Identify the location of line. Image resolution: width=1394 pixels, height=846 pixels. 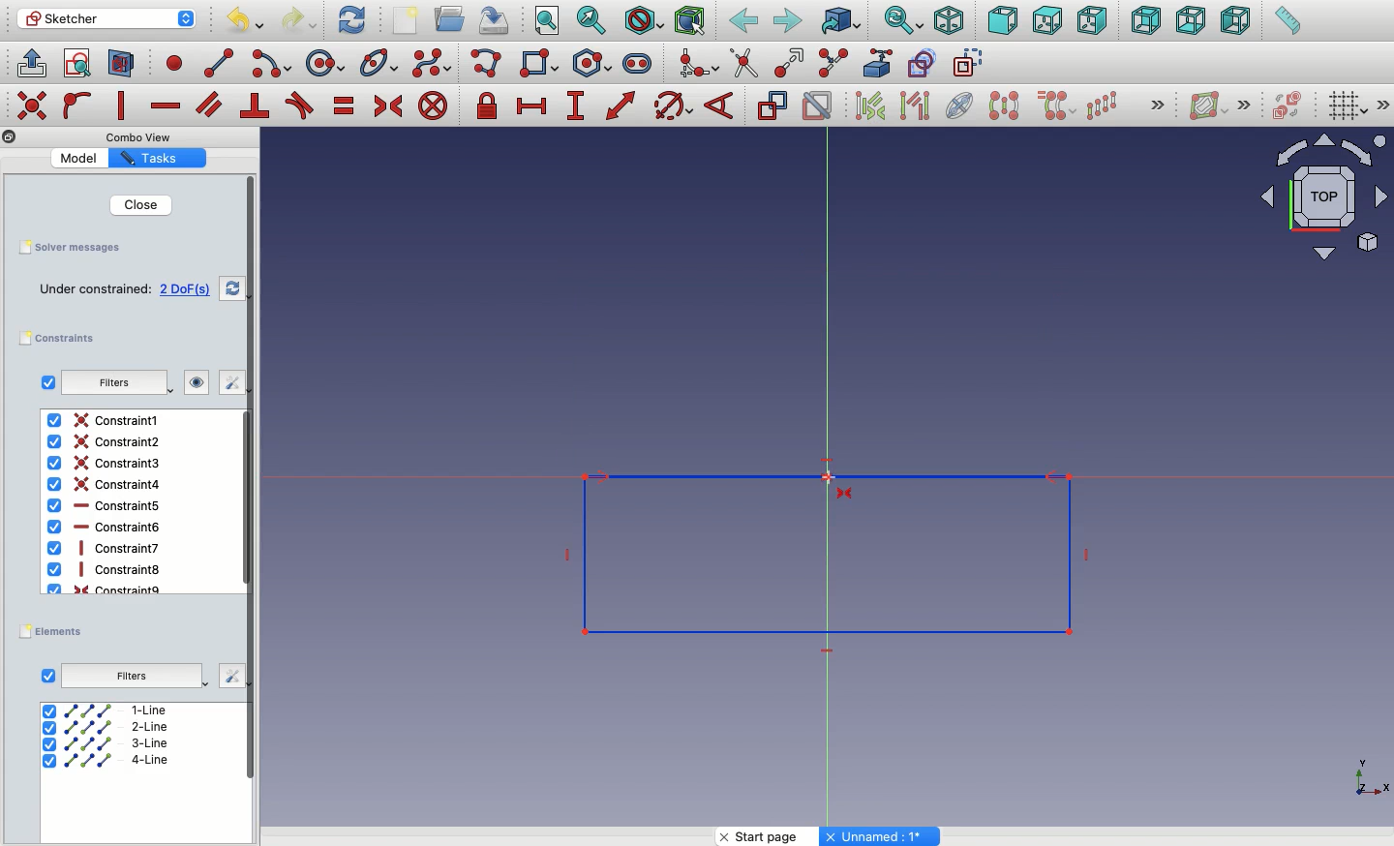
(220, 63).